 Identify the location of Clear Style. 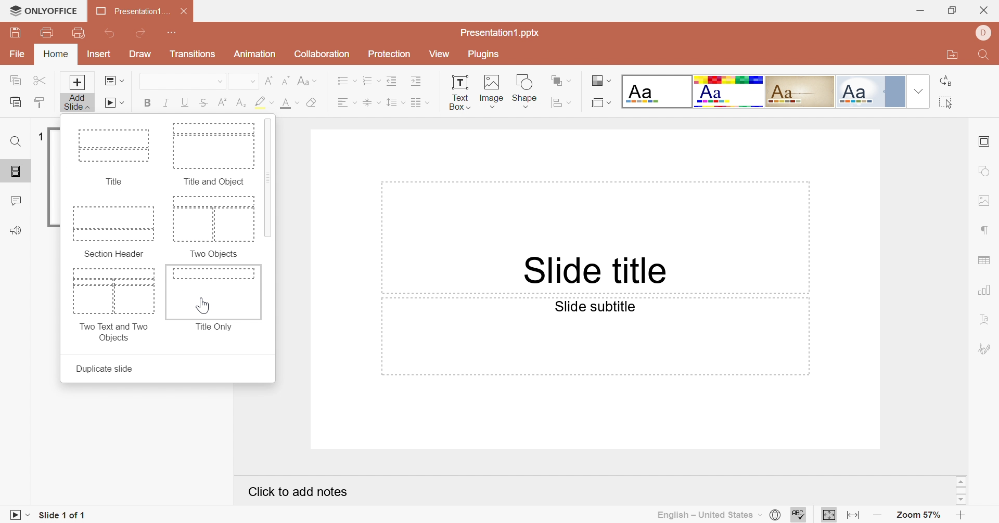
(313, 101).